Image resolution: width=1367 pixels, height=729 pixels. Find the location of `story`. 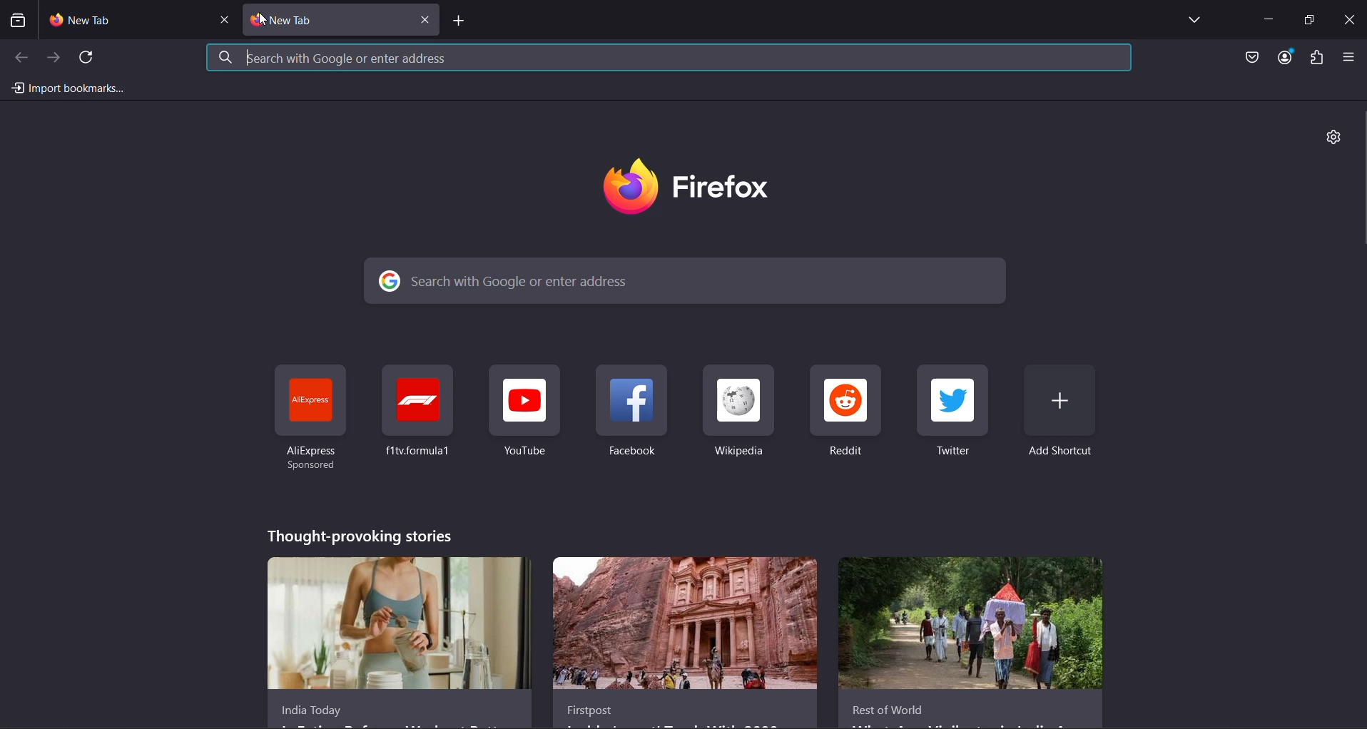

story is located at coordinates (972, 643).